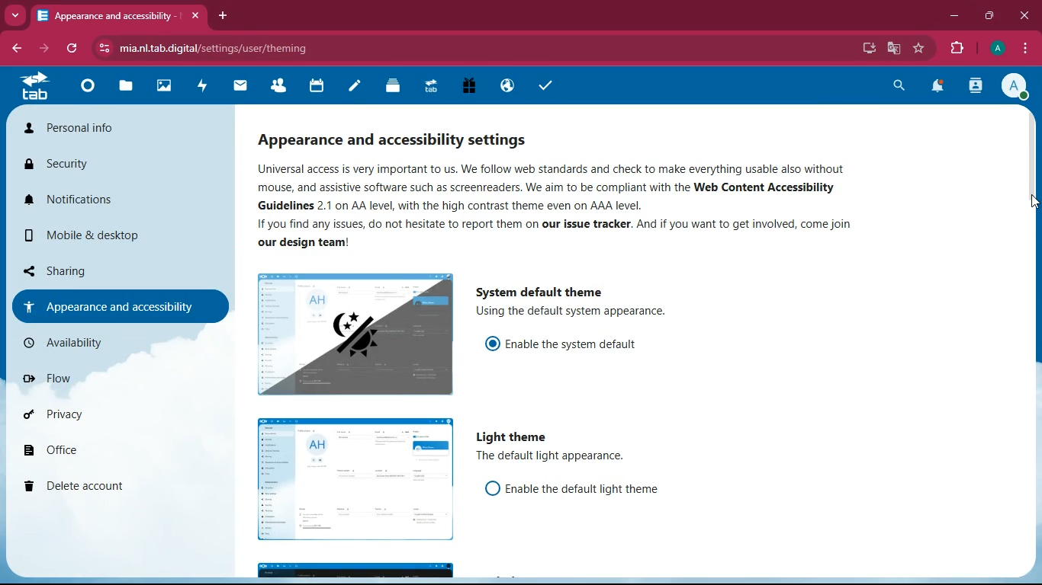 The height and width of the screenshot is (585, 1042). I want to click on description, so click(555, 457).